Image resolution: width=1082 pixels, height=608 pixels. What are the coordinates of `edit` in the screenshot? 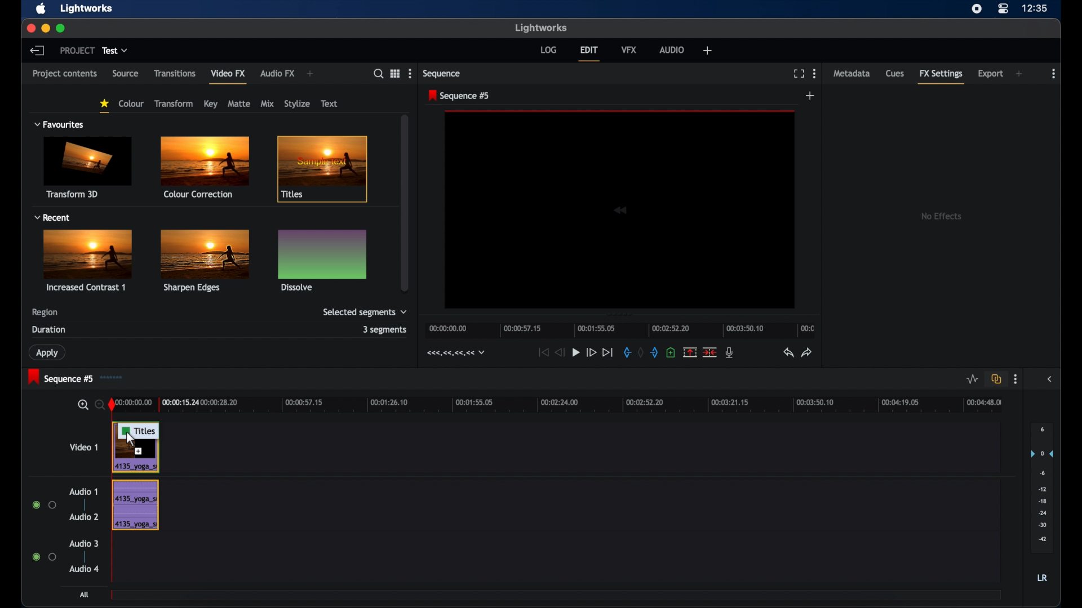 It's located at (589, 53).